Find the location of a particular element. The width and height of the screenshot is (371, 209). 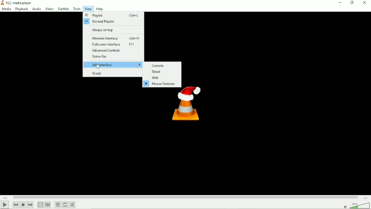

View is located at coordinates (88, 9).